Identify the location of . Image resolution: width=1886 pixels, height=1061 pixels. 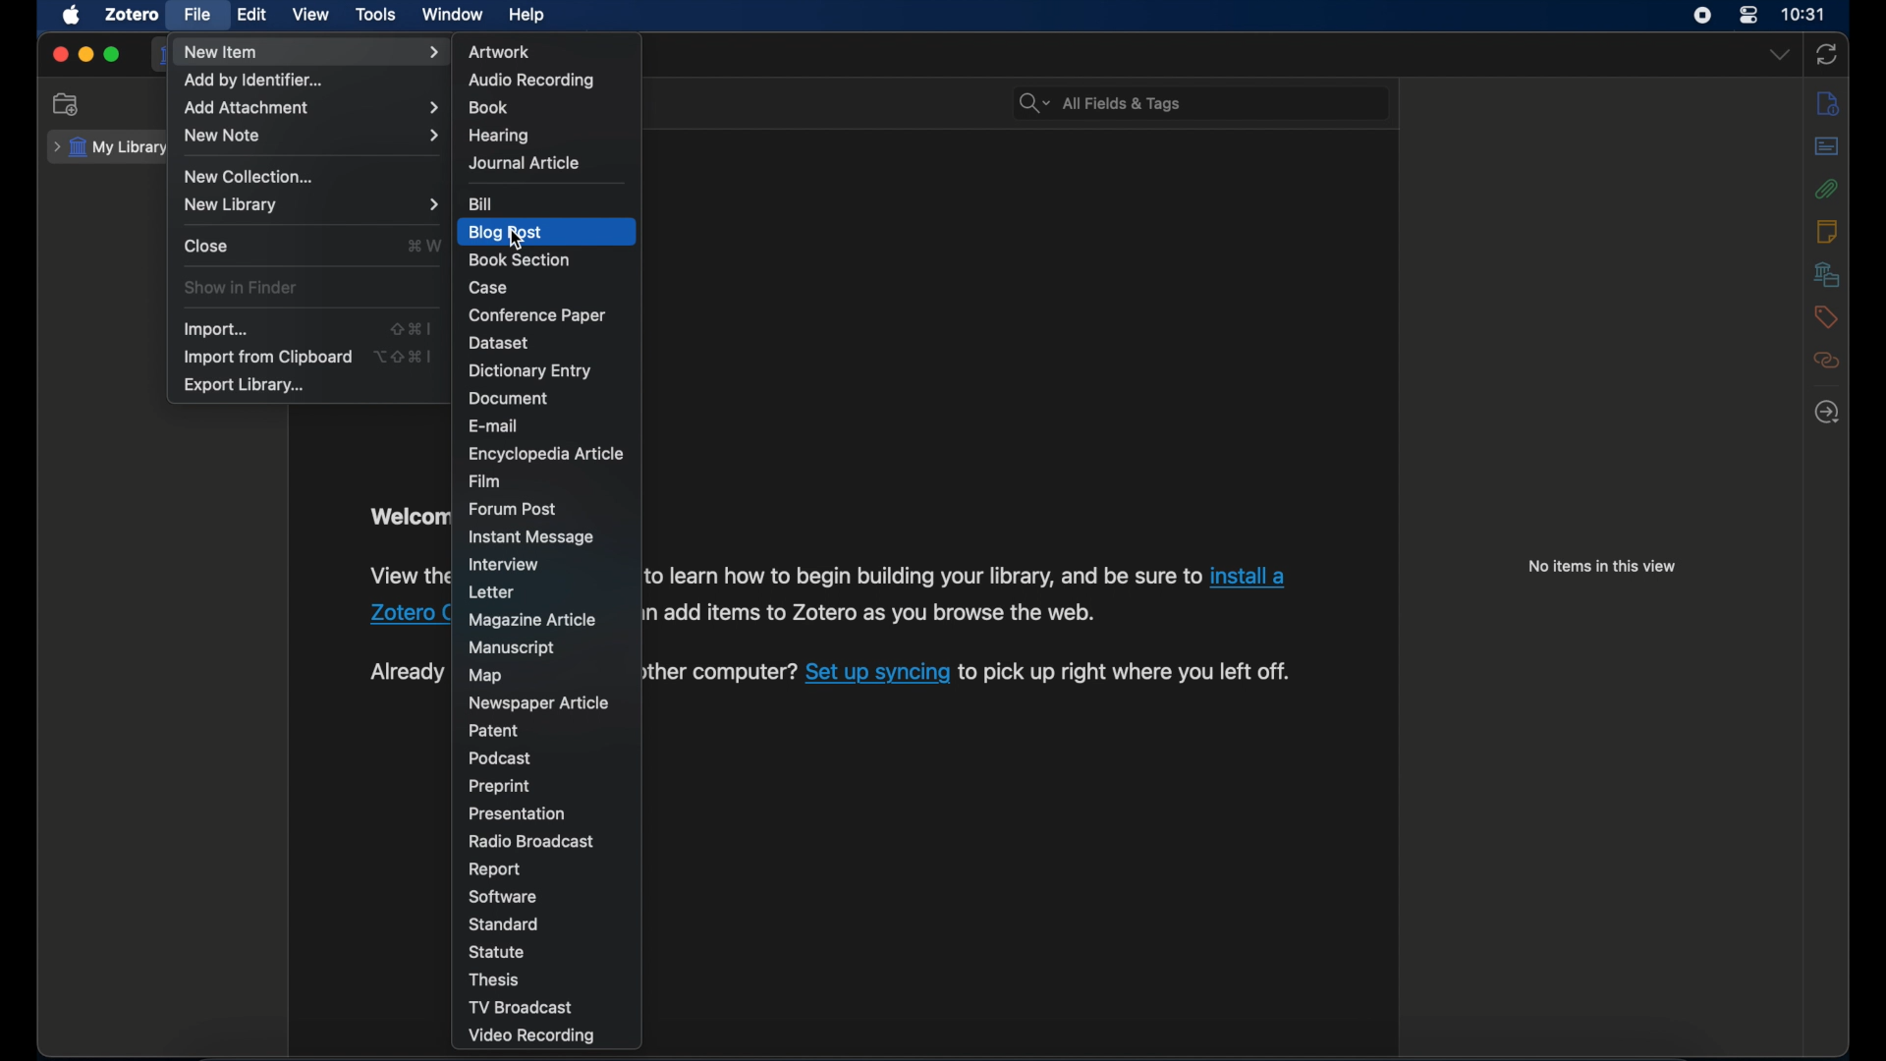
(406, 612).